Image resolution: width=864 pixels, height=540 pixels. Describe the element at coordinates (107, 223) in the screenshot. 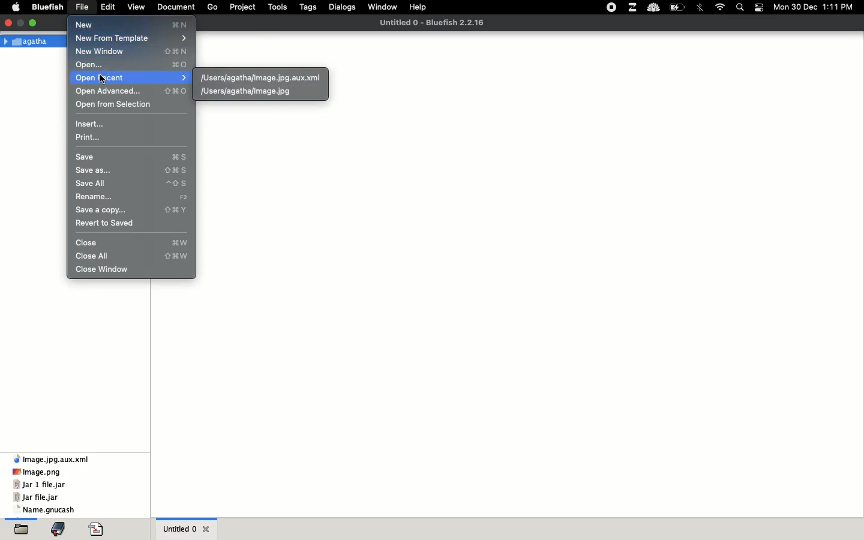

I see `revert to saved` at that location.